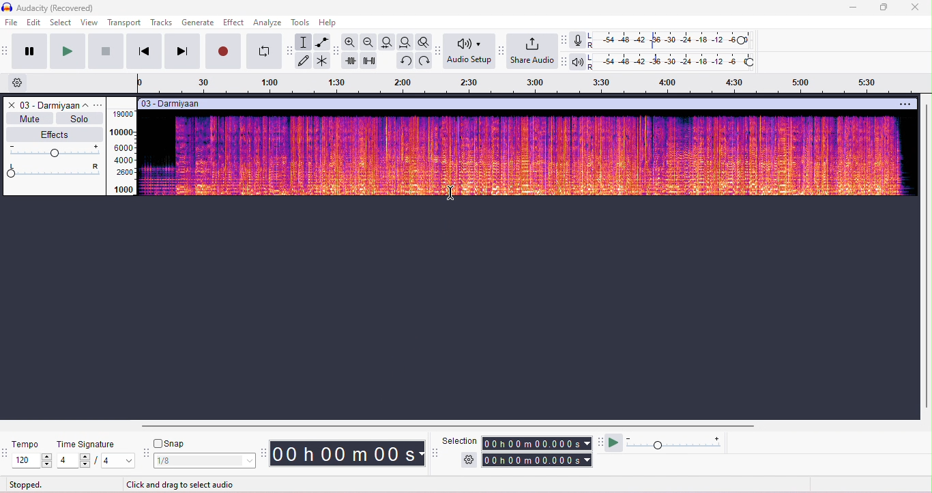  Describe the element at coordinates (171, 445) in the screenshot. I see `snap` at that location.